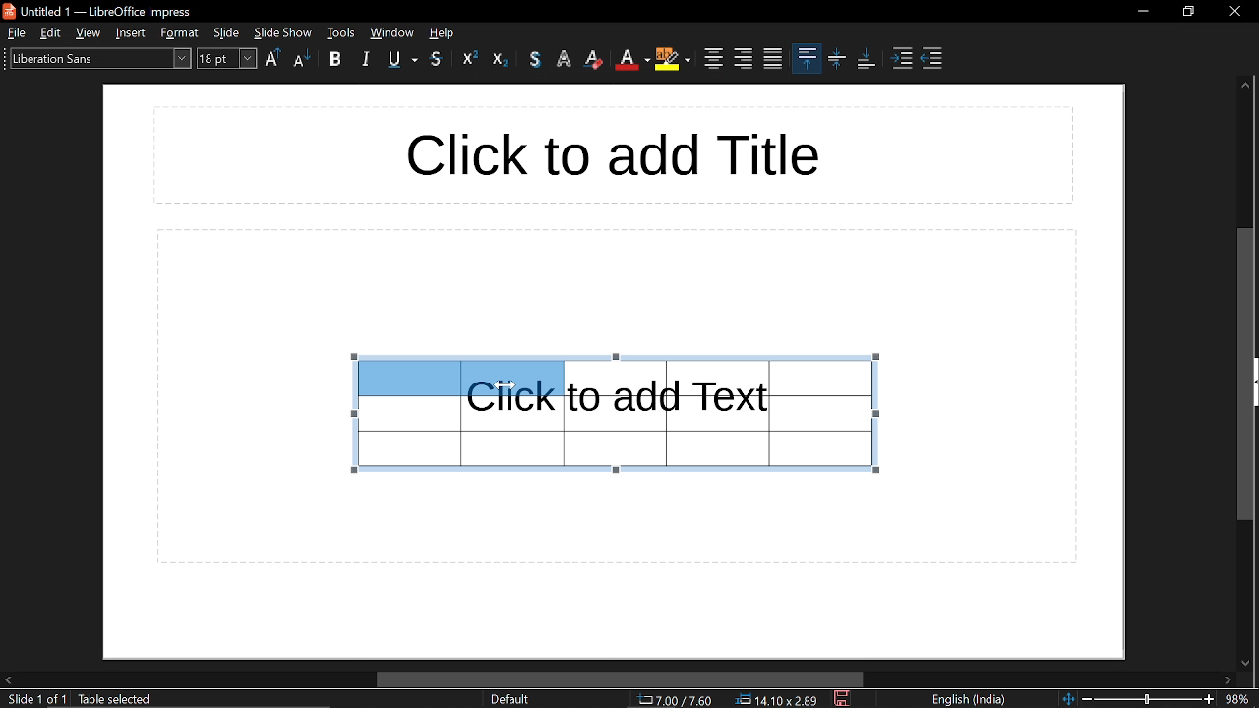  I want to click on zoom in, so click(1209, 699).